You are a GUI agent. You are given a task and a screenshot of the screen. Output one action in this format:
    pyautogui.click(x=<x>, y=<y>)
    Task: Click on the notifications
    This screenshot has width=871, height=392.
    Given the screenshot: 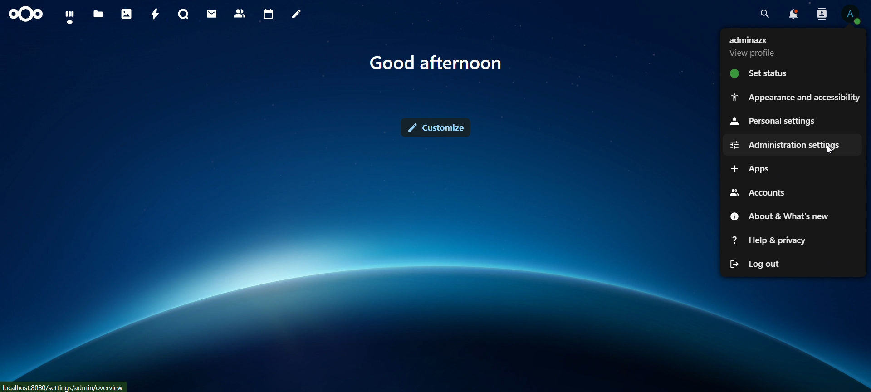 What is the action you would take?
    pyautogui.click(x=794, y=16)
    